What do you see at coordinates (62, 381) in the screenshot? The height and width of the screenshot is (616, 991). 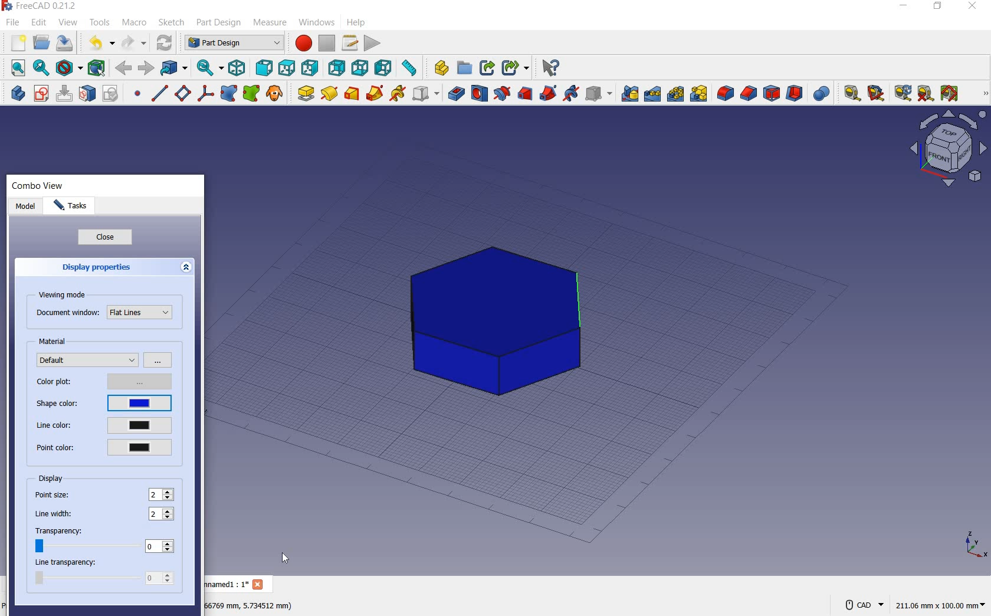 I see `color plot` at bounding box center [62, 381].